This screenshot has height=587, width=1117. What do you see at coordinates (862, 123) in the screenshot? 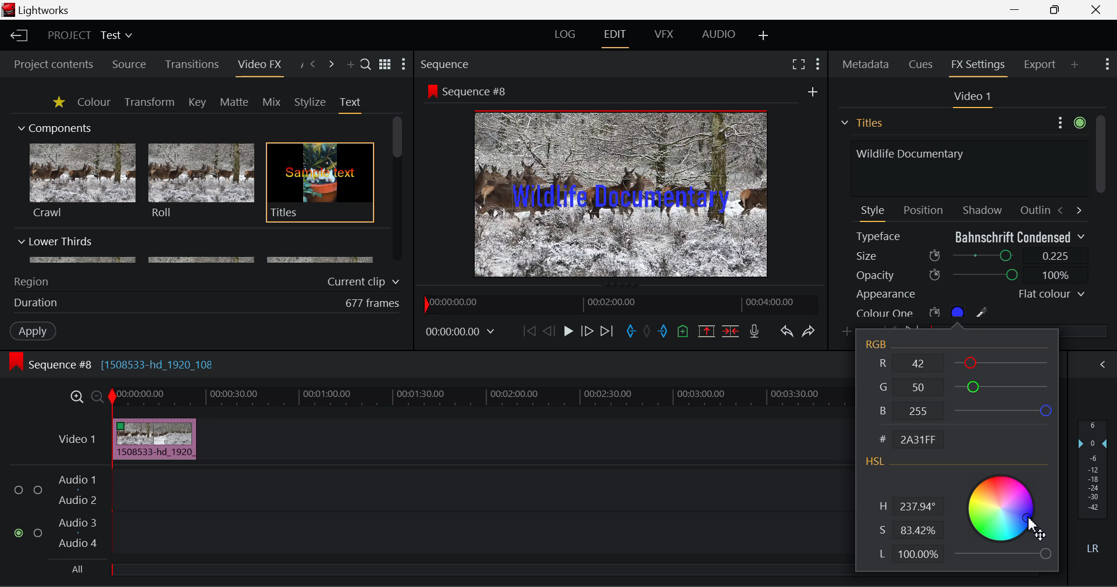
I see `Titles Section` at bounding box center [862, 123].